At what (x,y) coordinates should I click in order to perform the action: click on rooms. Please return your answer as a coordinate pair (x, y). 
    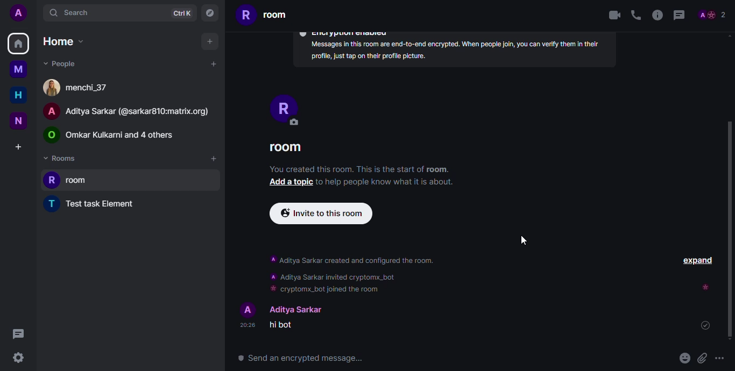
    Looking at the image, I should click on (62, 158).